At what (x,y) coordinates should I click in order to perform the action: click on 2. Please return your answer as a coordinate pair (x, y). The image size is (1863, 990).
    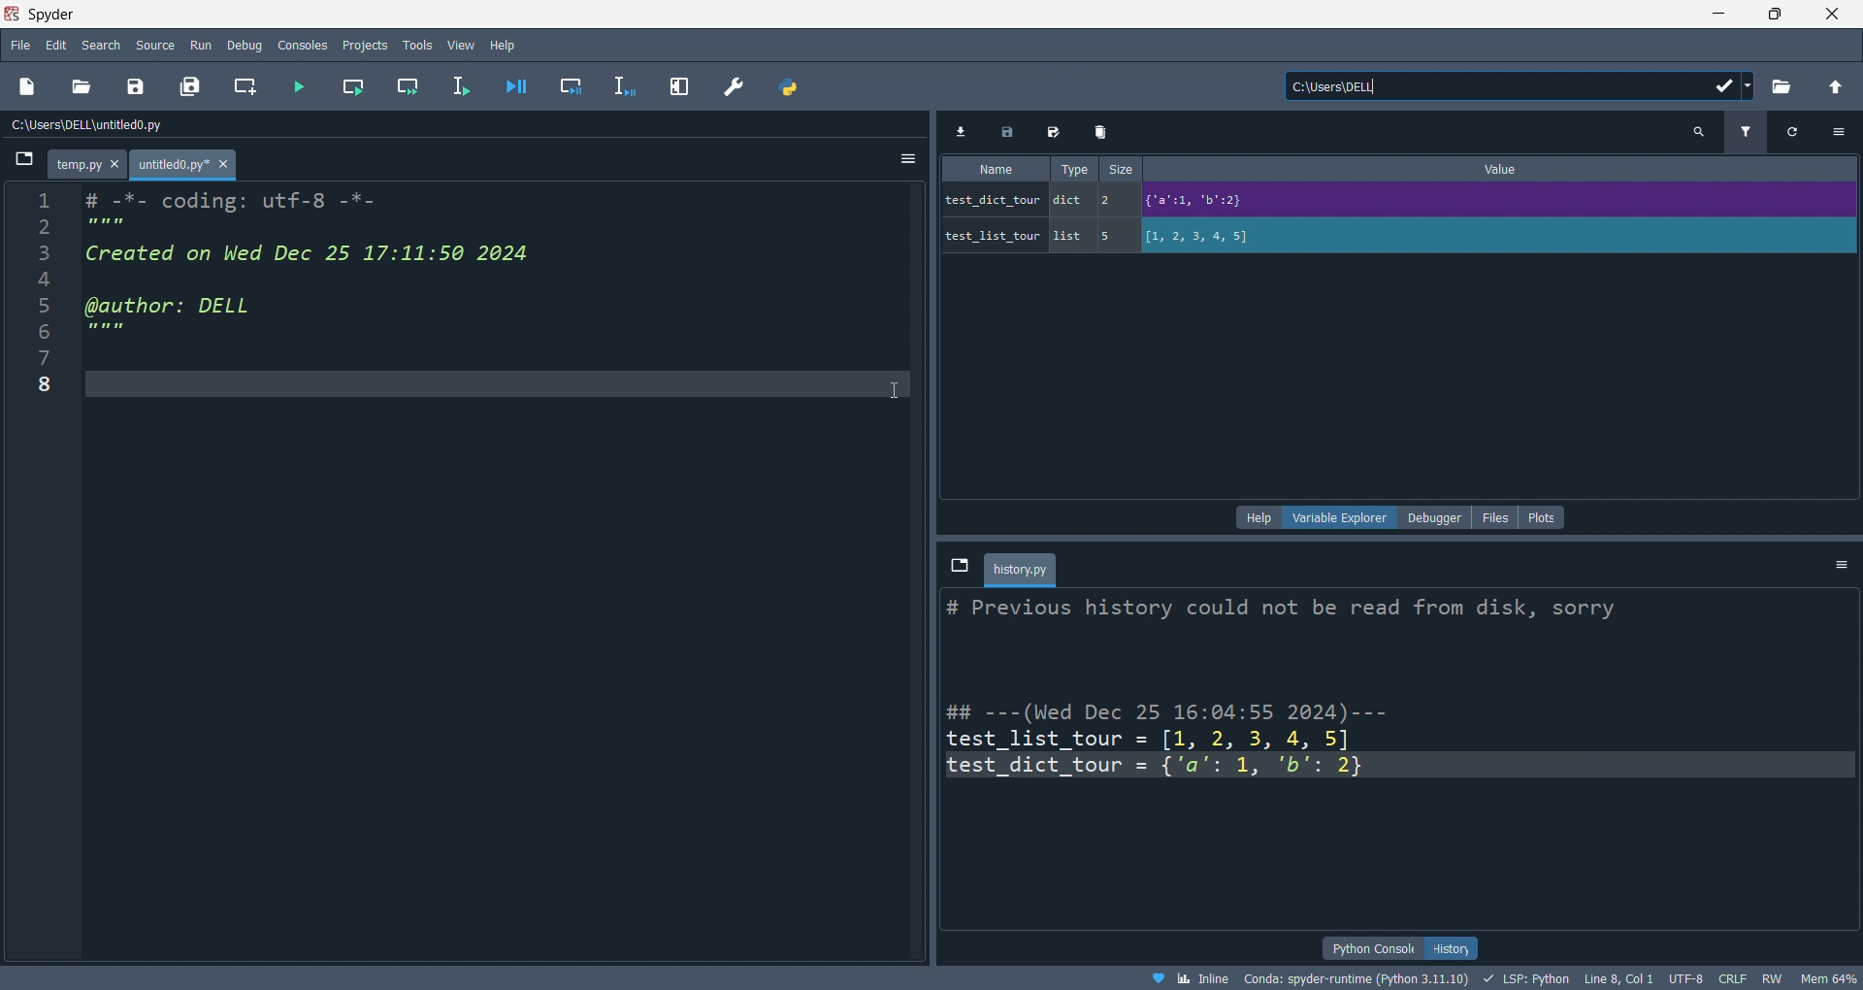
    Looking at the image, I should click on (1113, 199).